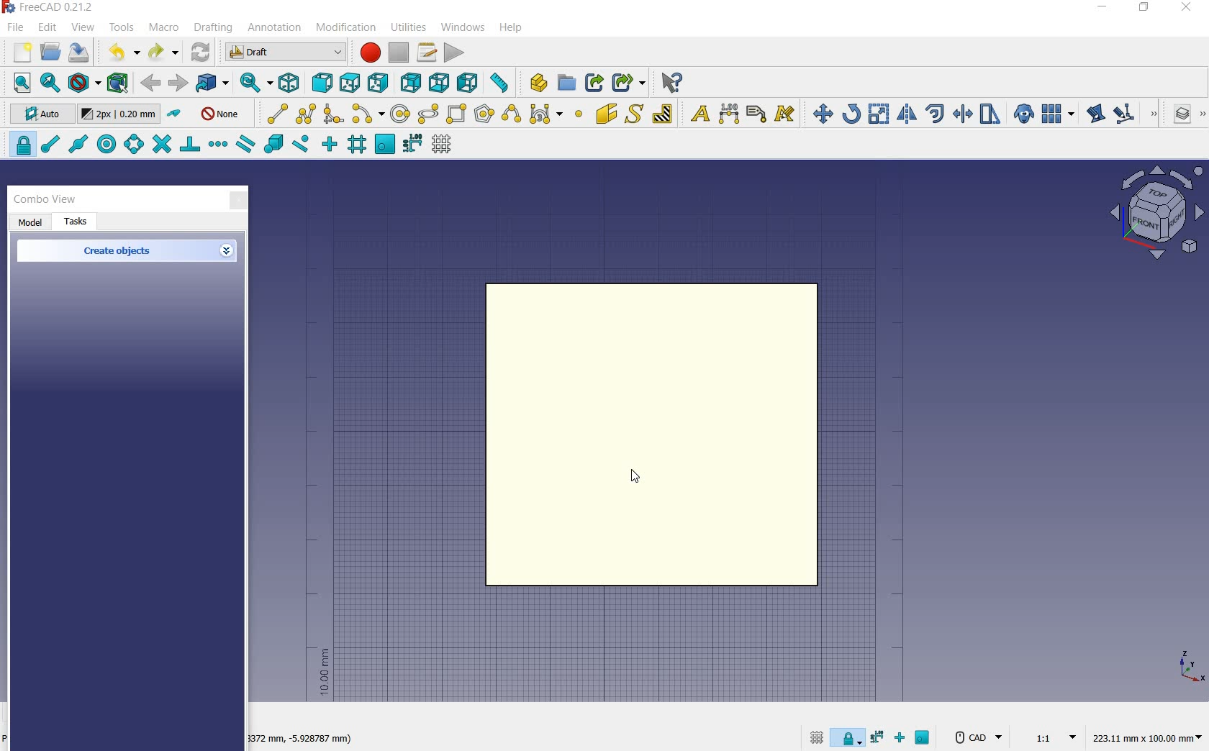 This screenshot has width=1209, height=751. Describe the element at coordinates (936, 114) in the screenshot. I see `offset` at that location.